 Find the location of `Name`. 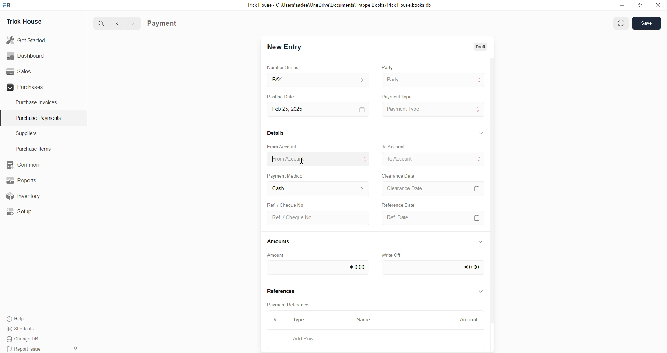

Name is located at coordinates (365, 319).